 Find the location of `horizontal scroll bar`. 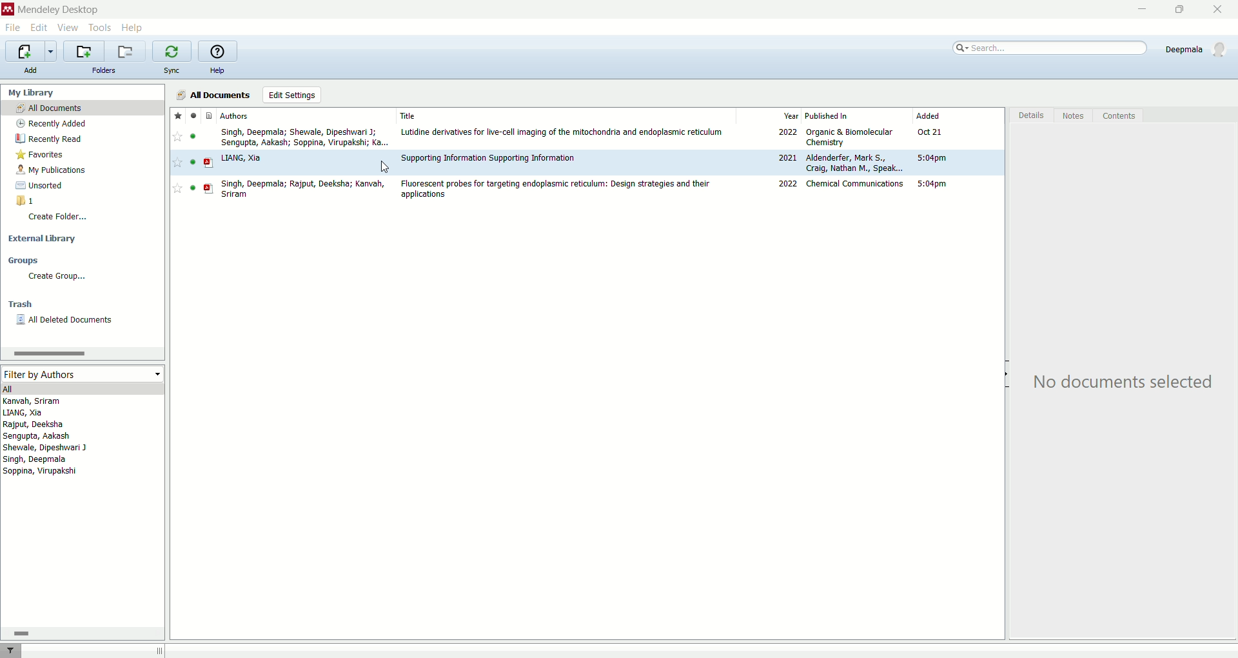

horizontal scroll bar is located at coordinates (82, 632).